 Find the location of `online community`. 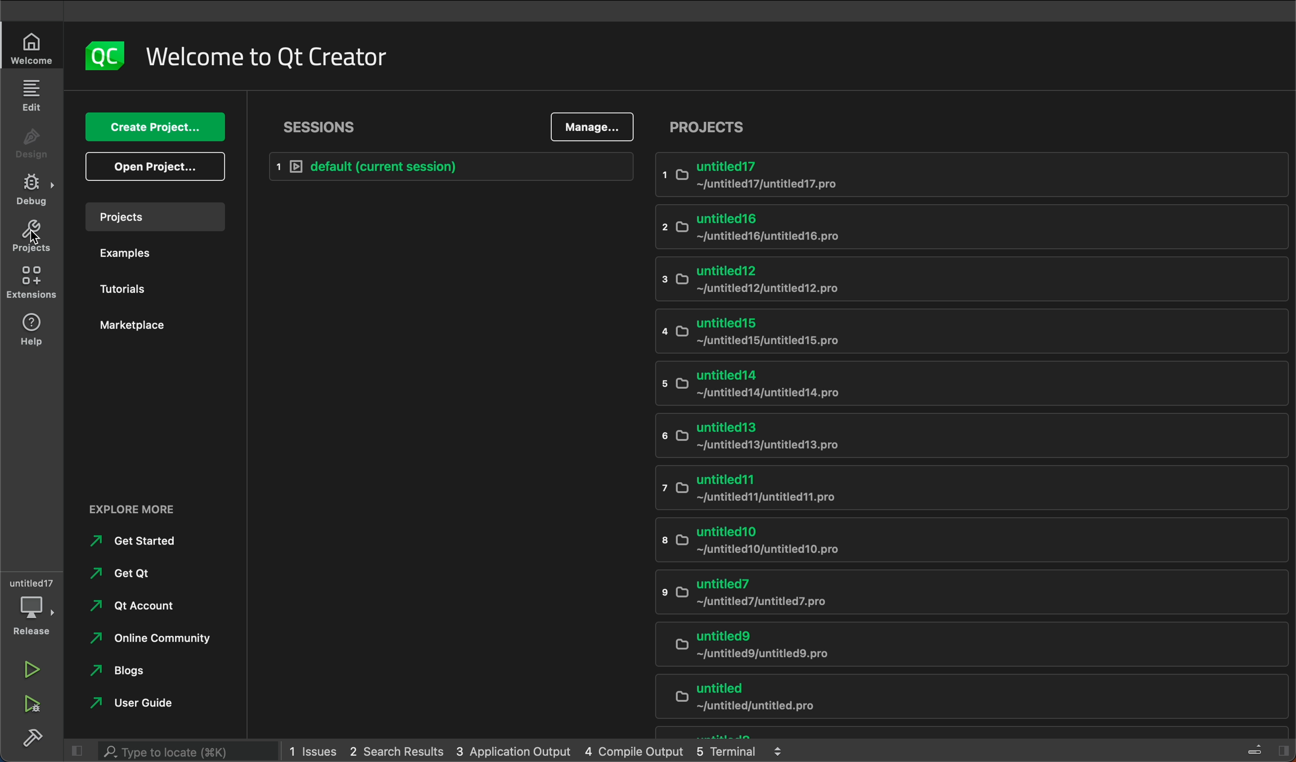

online community is located at coordinates (148, 638).